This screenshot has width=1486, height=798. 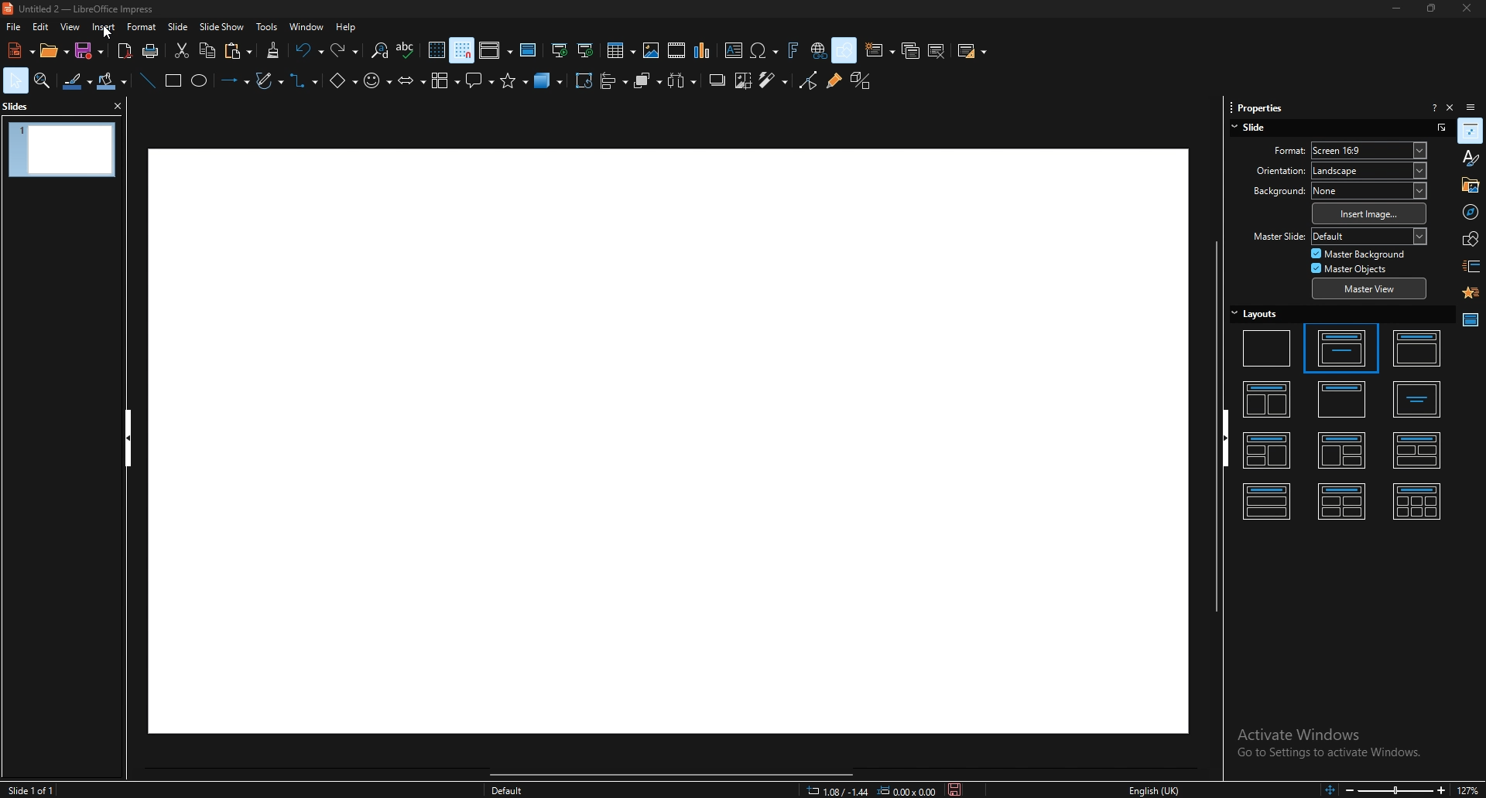 What do you see at coordinates (1417, 349) in the screenshot?
I see `title content` at bounding box center [1417, 349].